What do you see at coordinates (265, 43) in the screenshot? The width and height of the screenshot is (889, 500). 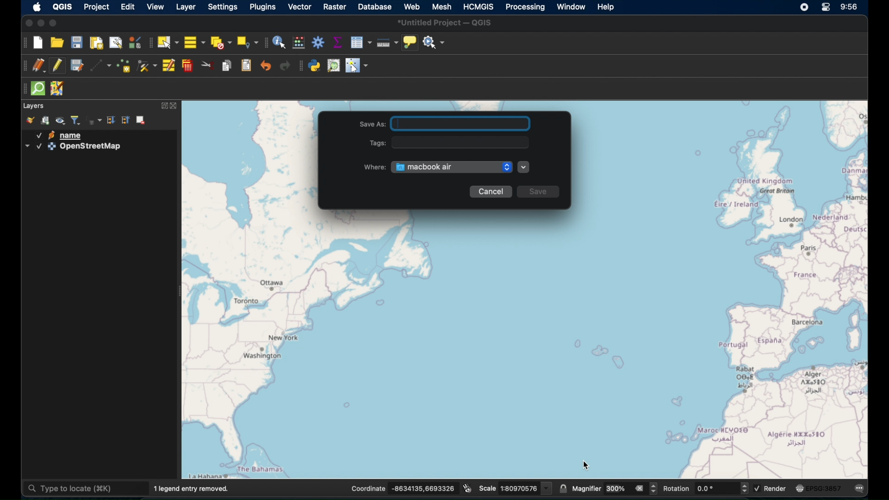 I see `attributes toolbar` at bounding box center [265, 43].